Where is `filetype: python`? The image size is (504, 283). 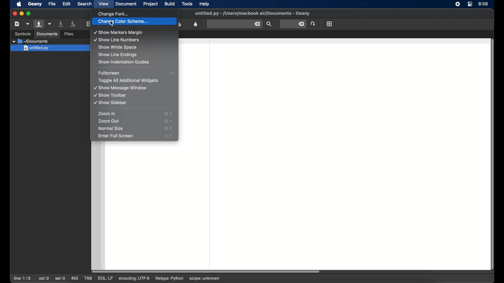 filetype: python is located at coordinates (170, 279).